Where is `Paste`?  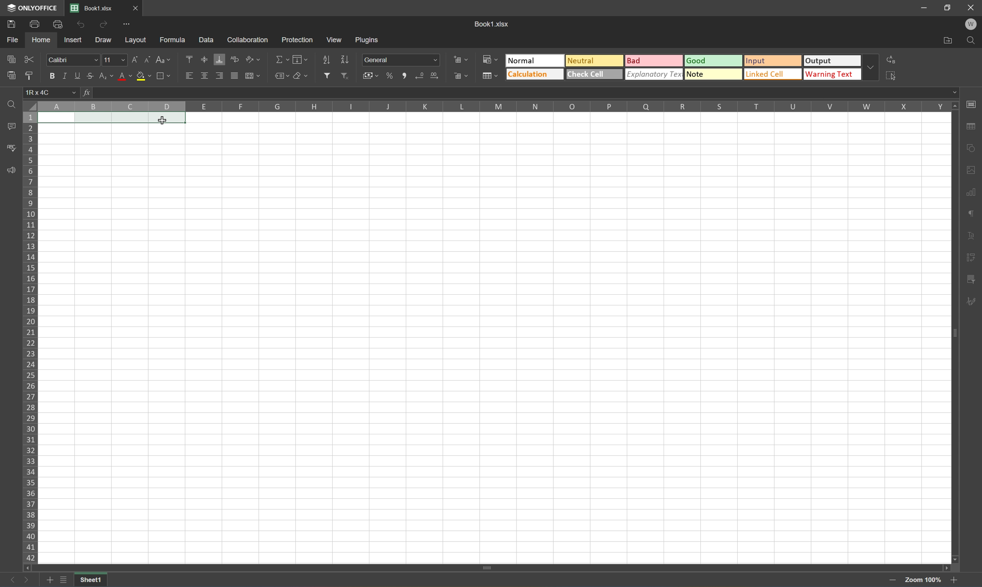
Paste is located at coordinates (9, 75).